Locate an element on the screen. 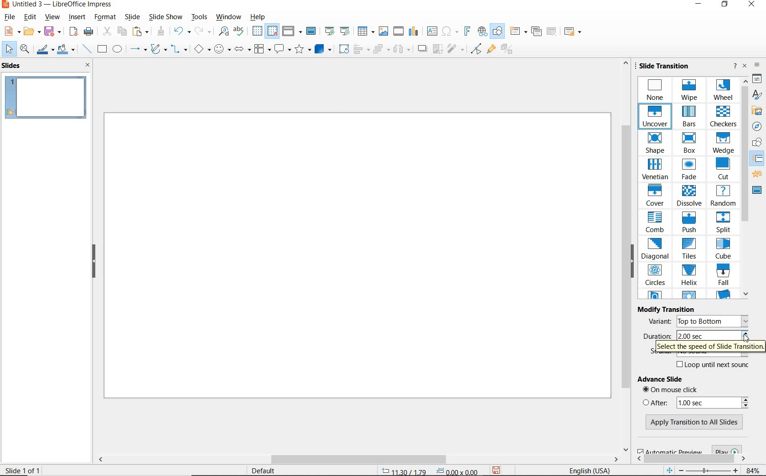 This screenshot has width=766, height=476. CIRCLES is located at coordinates (656, 276).